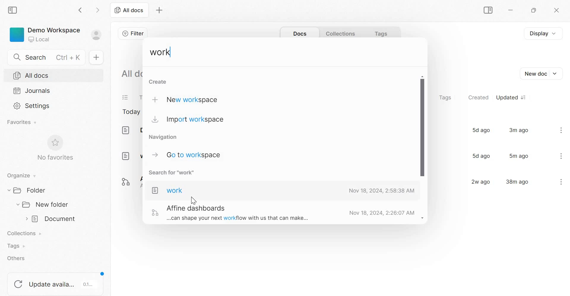 The image size is (570, 296). I want to click on Sidebar Toggle, so click(487, 10).